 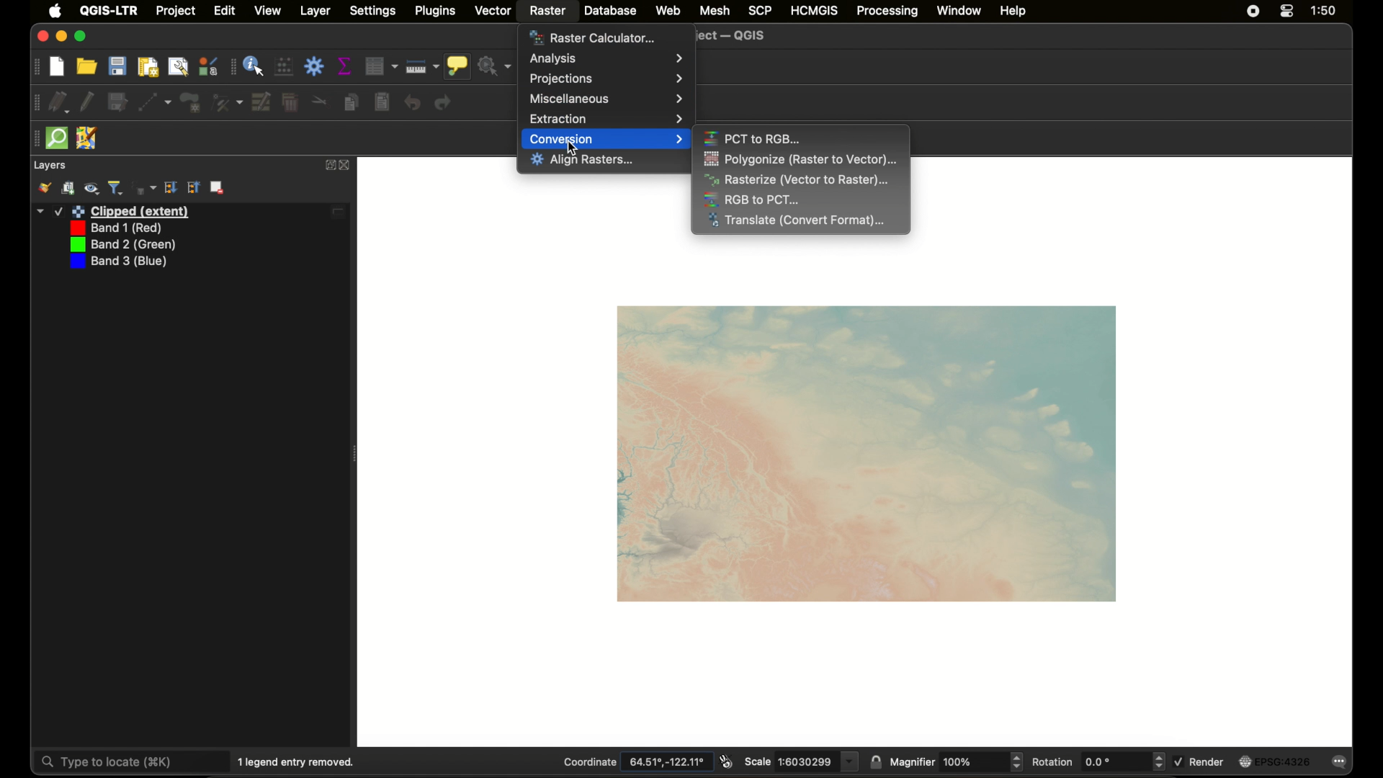 What do you see at coordinates (496, 66) in the screenshot?
I see `no action selected` at bounding box center [496, 66].